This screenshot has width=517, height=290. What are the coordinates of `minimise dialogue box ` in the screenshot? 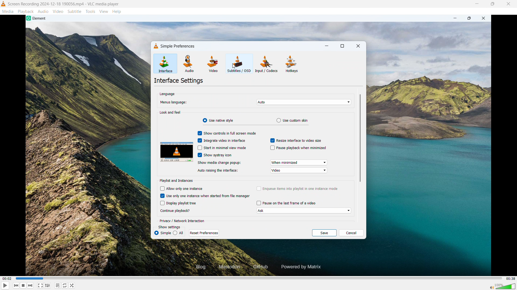 It's located at (327, 46).